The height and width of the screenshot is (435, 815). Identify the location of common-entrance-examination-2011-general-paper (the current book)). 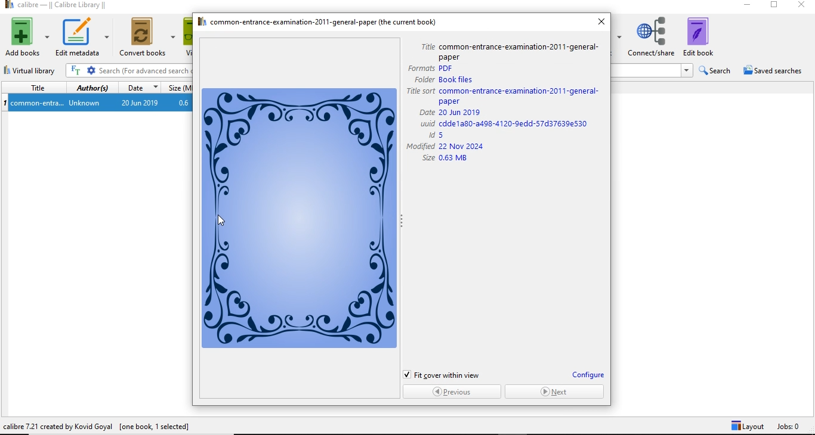
(317, 21).